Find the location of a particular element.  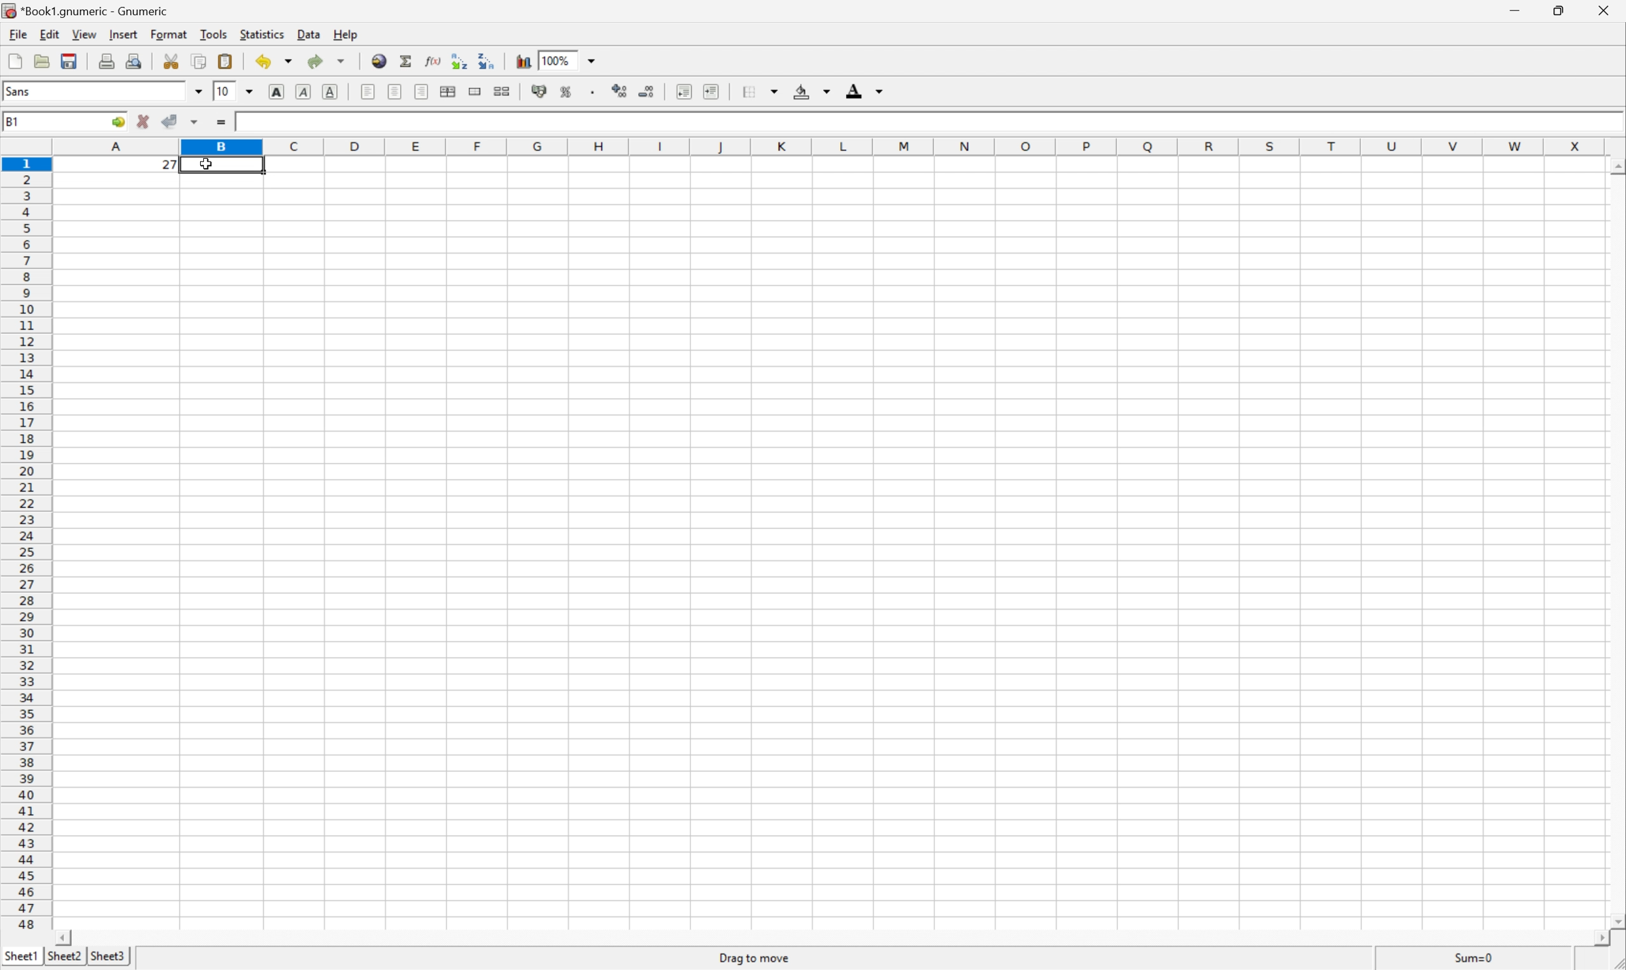

Statistics is located at coordinates (262, 34).